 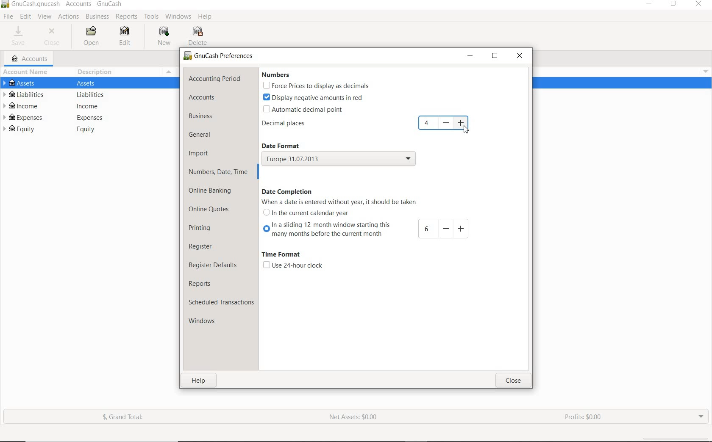 I want to click on ACCOUNTS, so click(x=30, y=58).